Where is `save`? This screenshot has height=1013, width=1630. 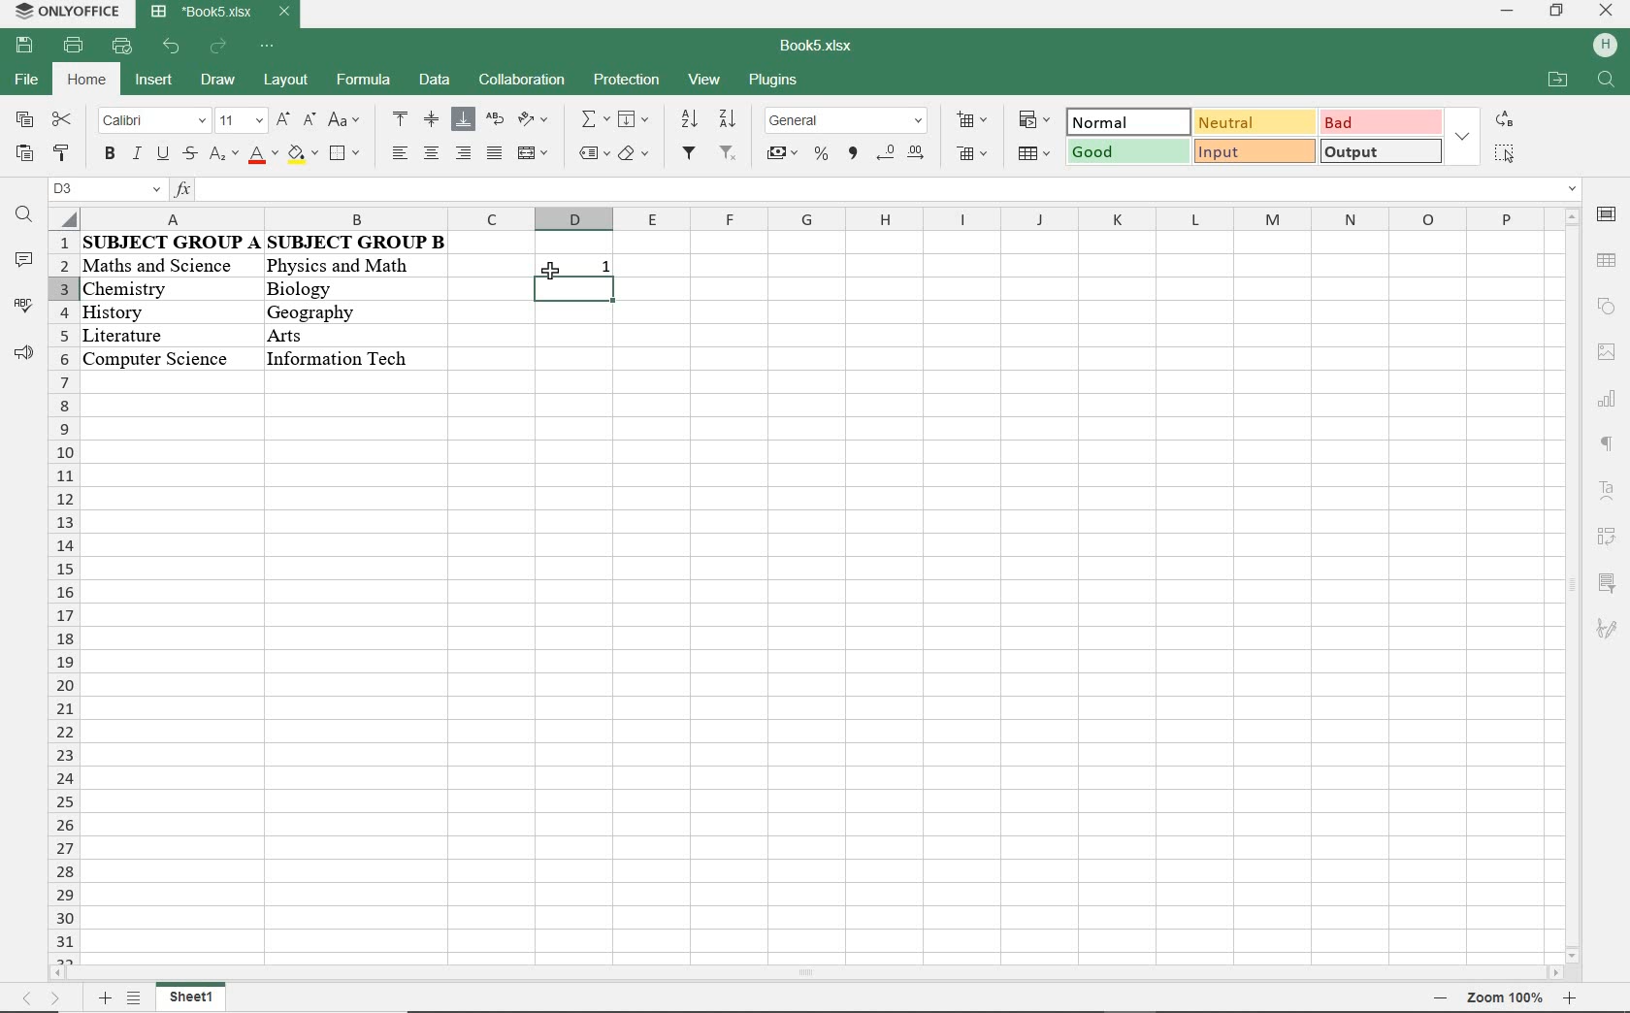 save is located at coordinates (24, 47).